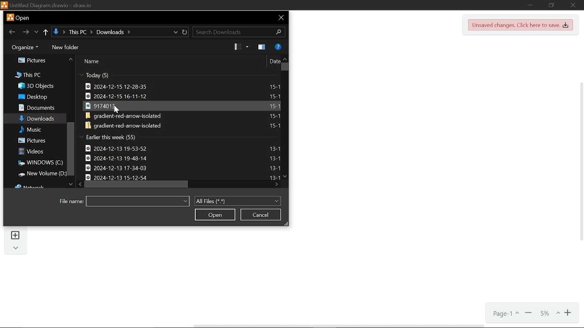 This screenshot has height=328, width=584. Describe the element at coordinates (136, 184) in the screenshot. I see `Horizontal scrollbar` at that location.